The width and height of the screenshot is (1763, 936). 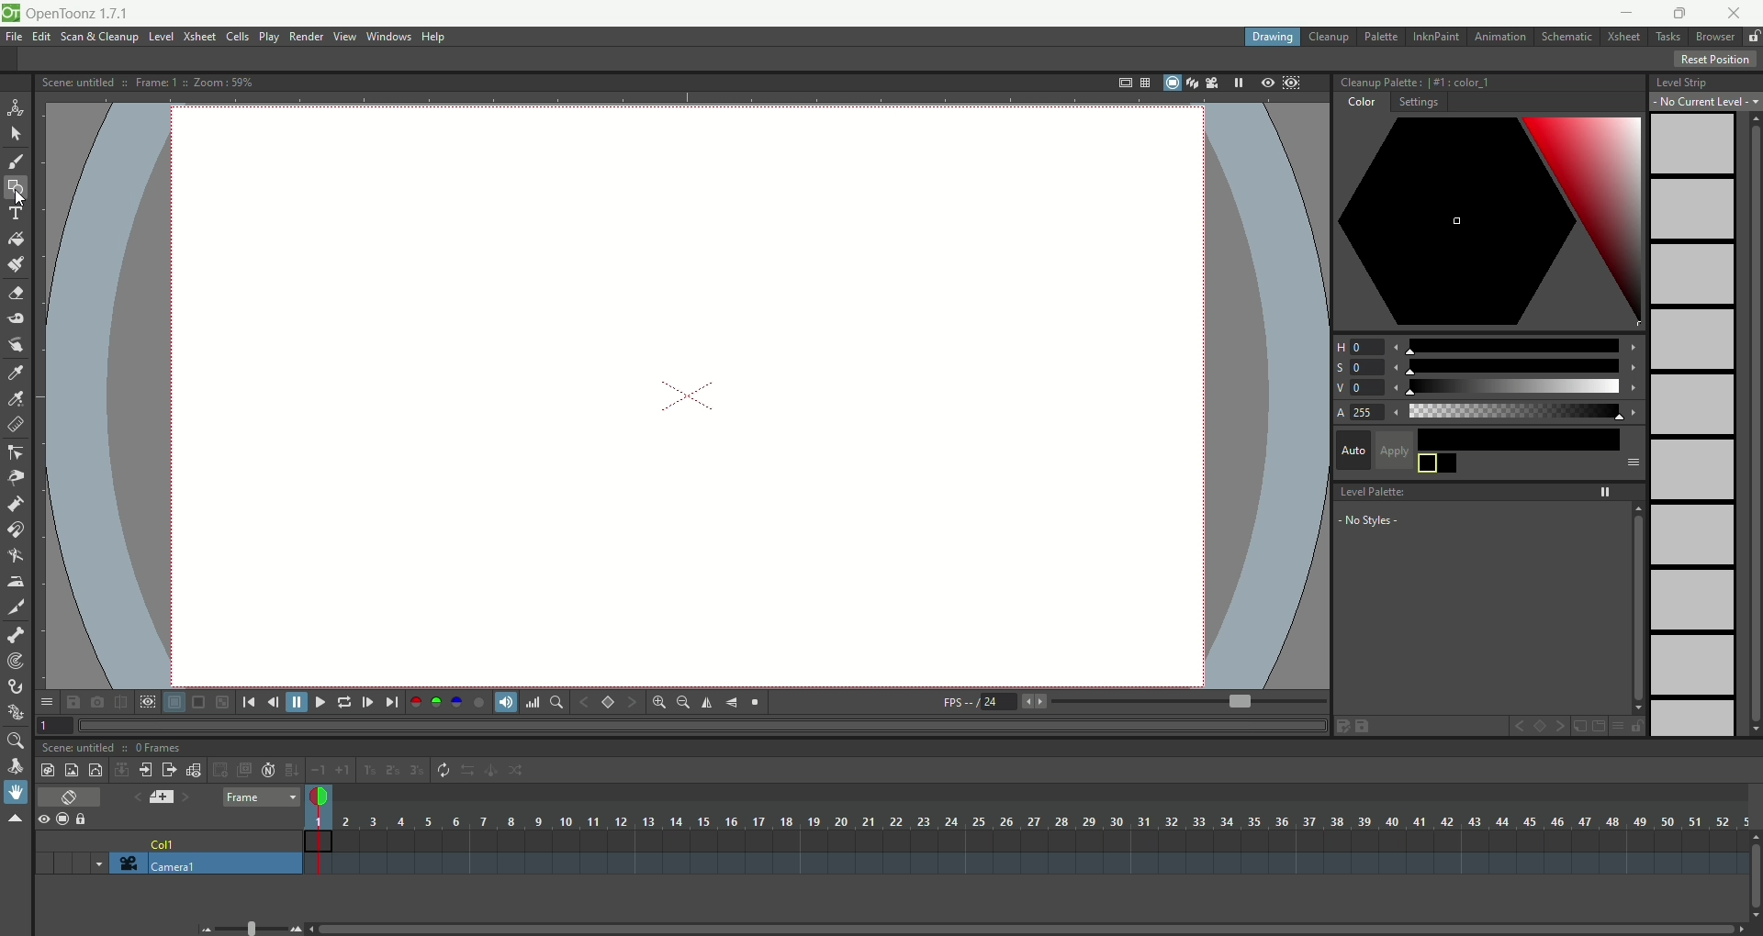 I want to click on snapchat, so click(x=97, y=702).